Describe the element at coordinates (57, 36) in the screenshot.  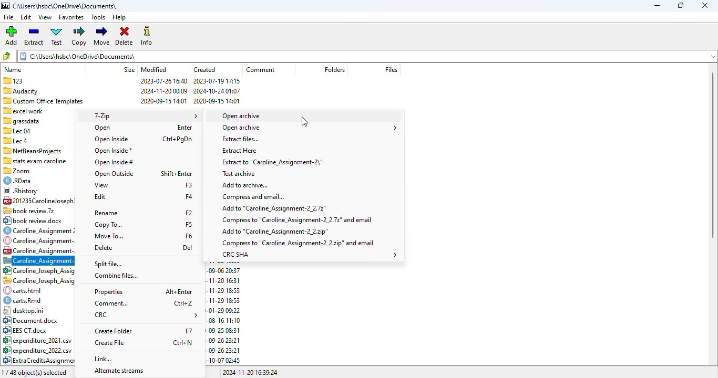
I see `test` at that location.